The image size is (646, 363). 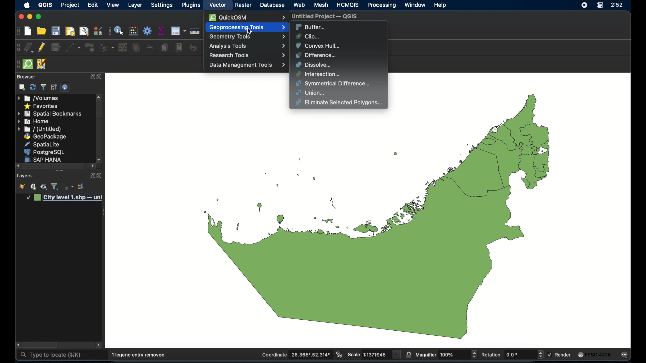 I want to click on expand all, so click(x=54, y=87).